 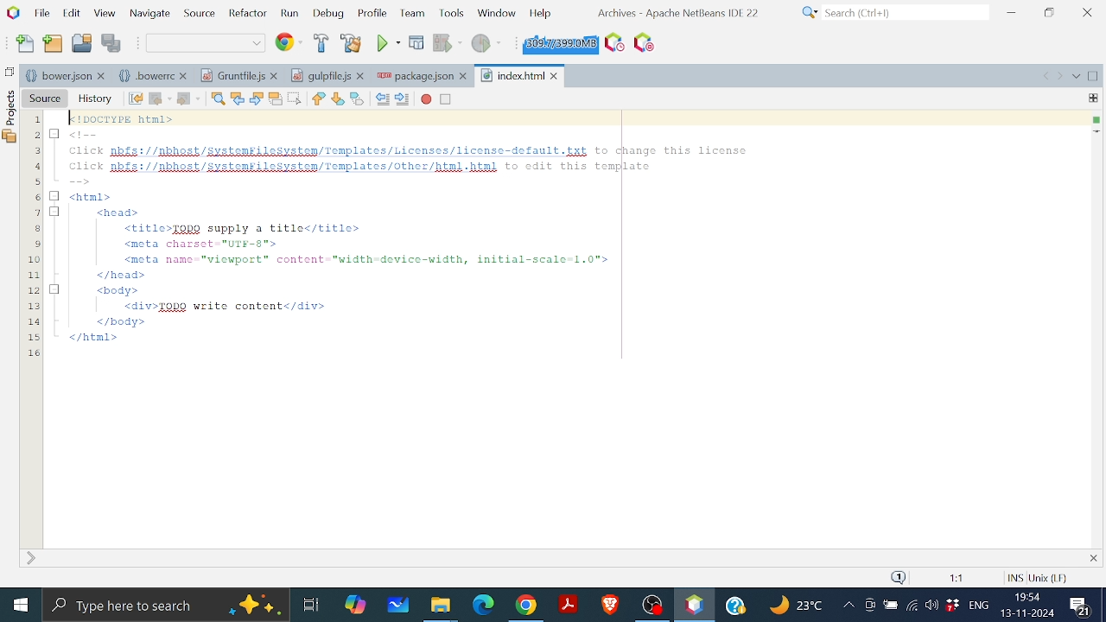 What do you see at coordinates (82, 46) in the screenshot?
I see `Open project` at bounding box center [82, 46].